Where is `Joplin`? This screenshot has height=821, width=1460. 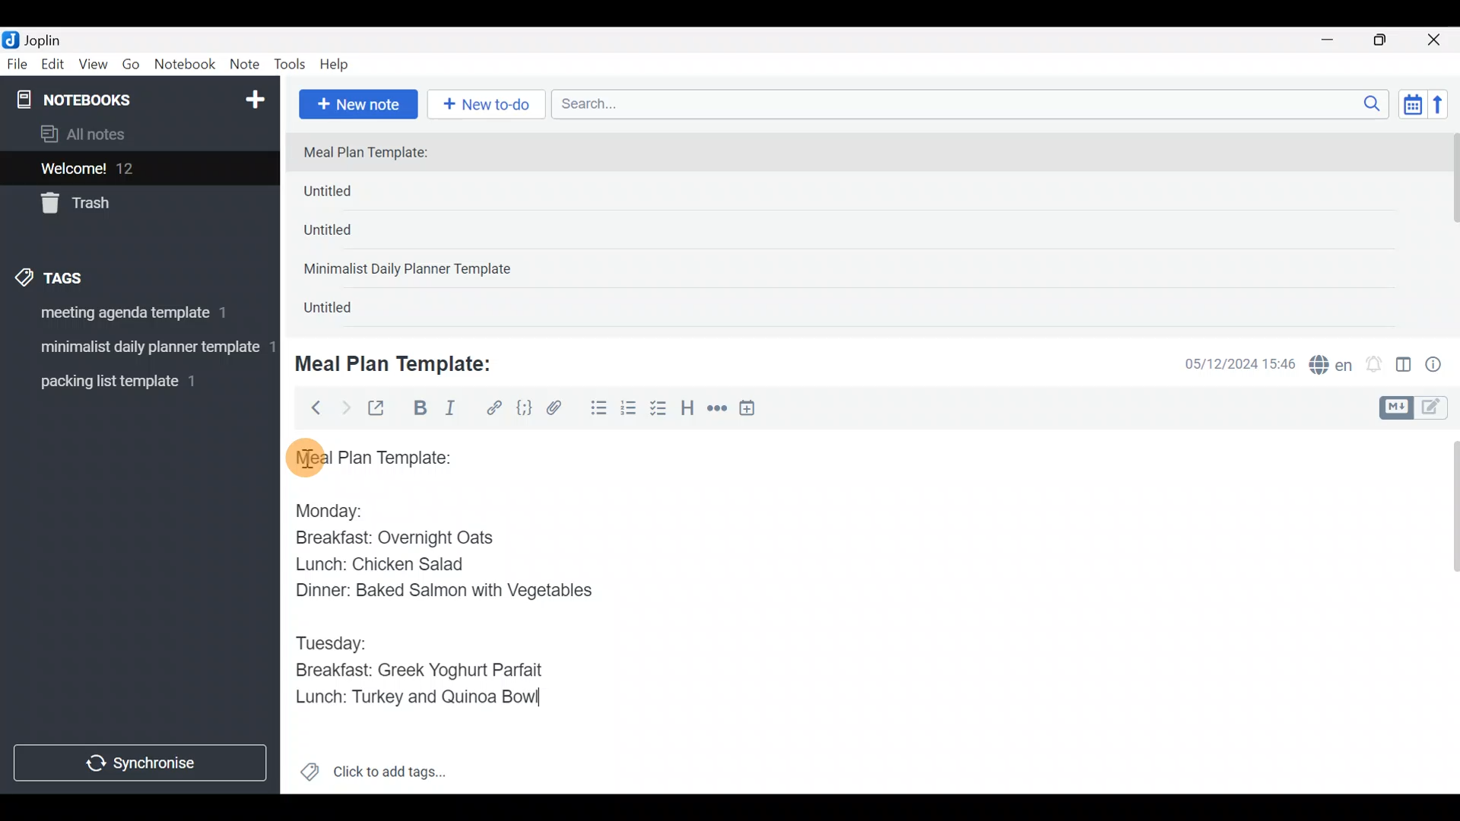
Joplin is located at coordinates (52, 38).